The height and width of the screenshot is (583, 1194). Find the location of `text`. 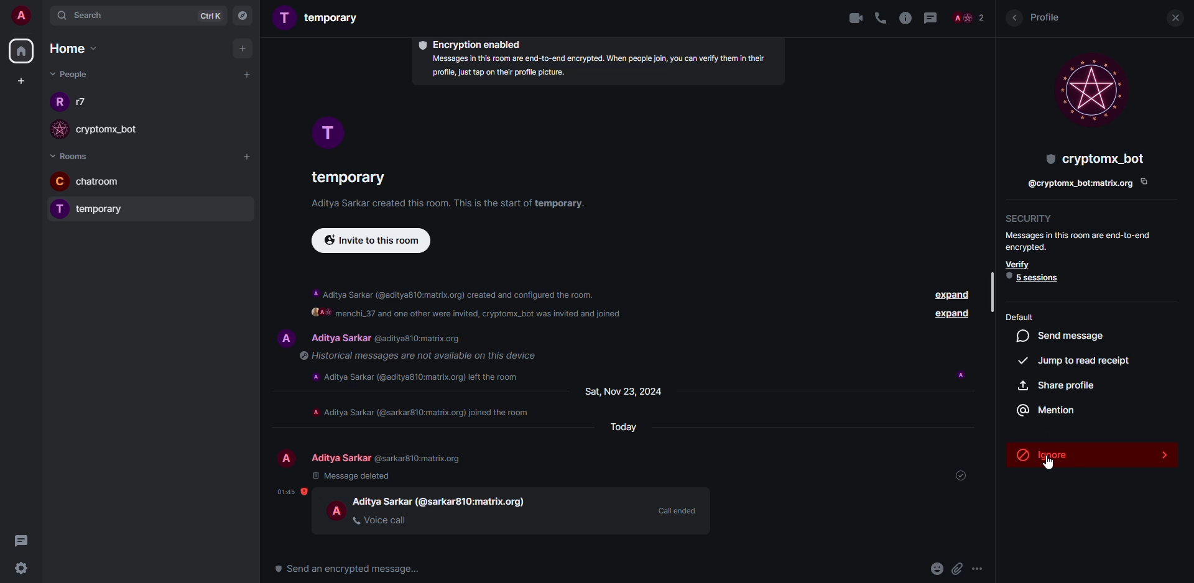

text is located at coordinates (469, 315).